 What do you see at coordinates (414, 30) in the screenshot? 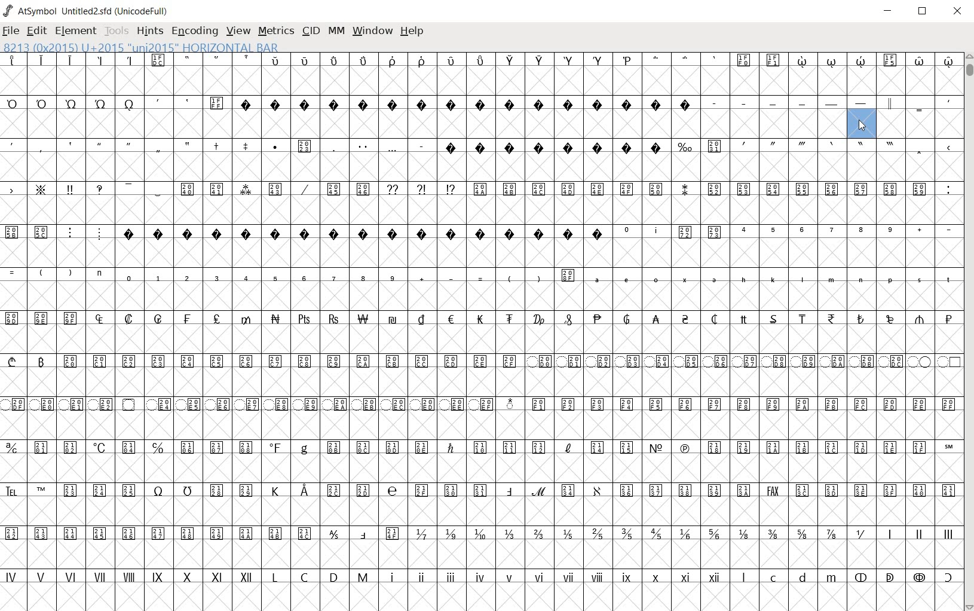
I see `HELP` at bounding box center [414, 30].